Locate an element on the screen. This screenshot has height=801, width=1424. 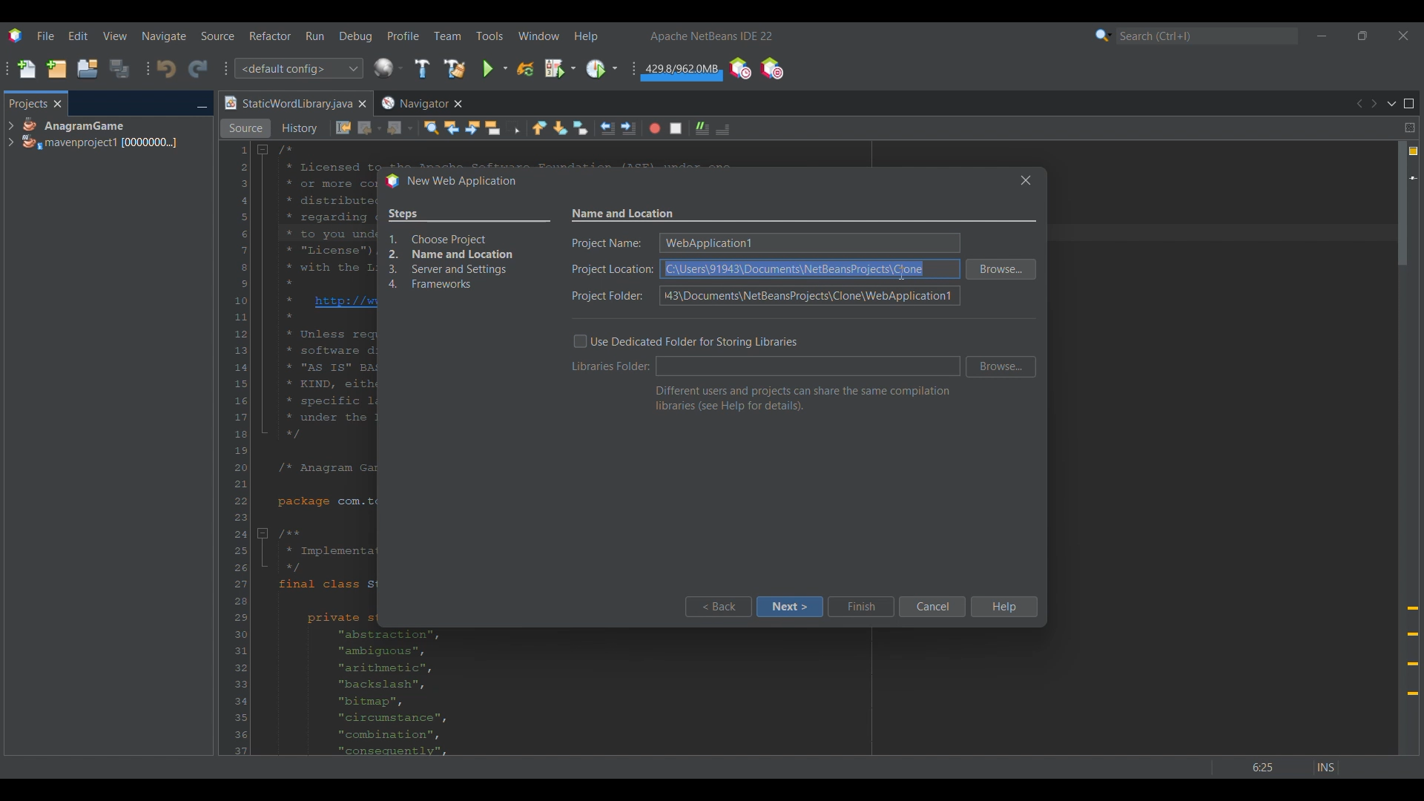
Split window horizontally or vertically is located at coordinates (1409, 128).